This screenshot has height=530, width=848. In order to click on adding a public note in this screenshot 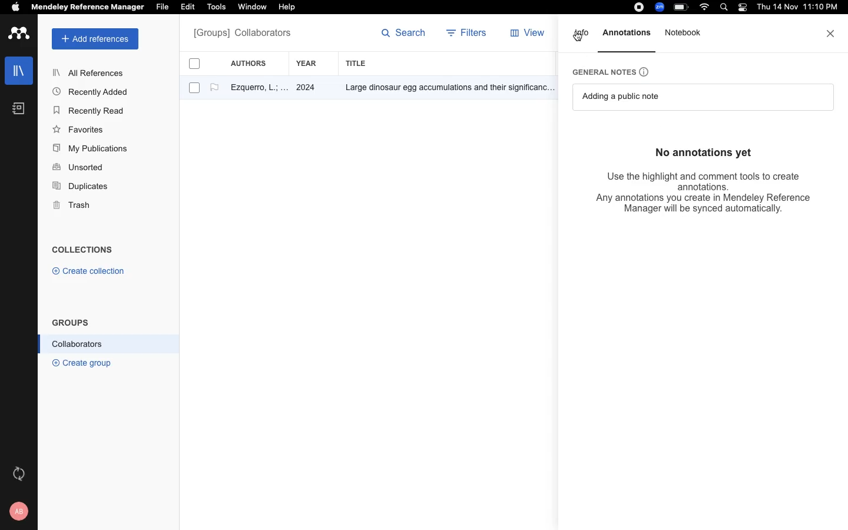, I will do `click(625, 97)`.